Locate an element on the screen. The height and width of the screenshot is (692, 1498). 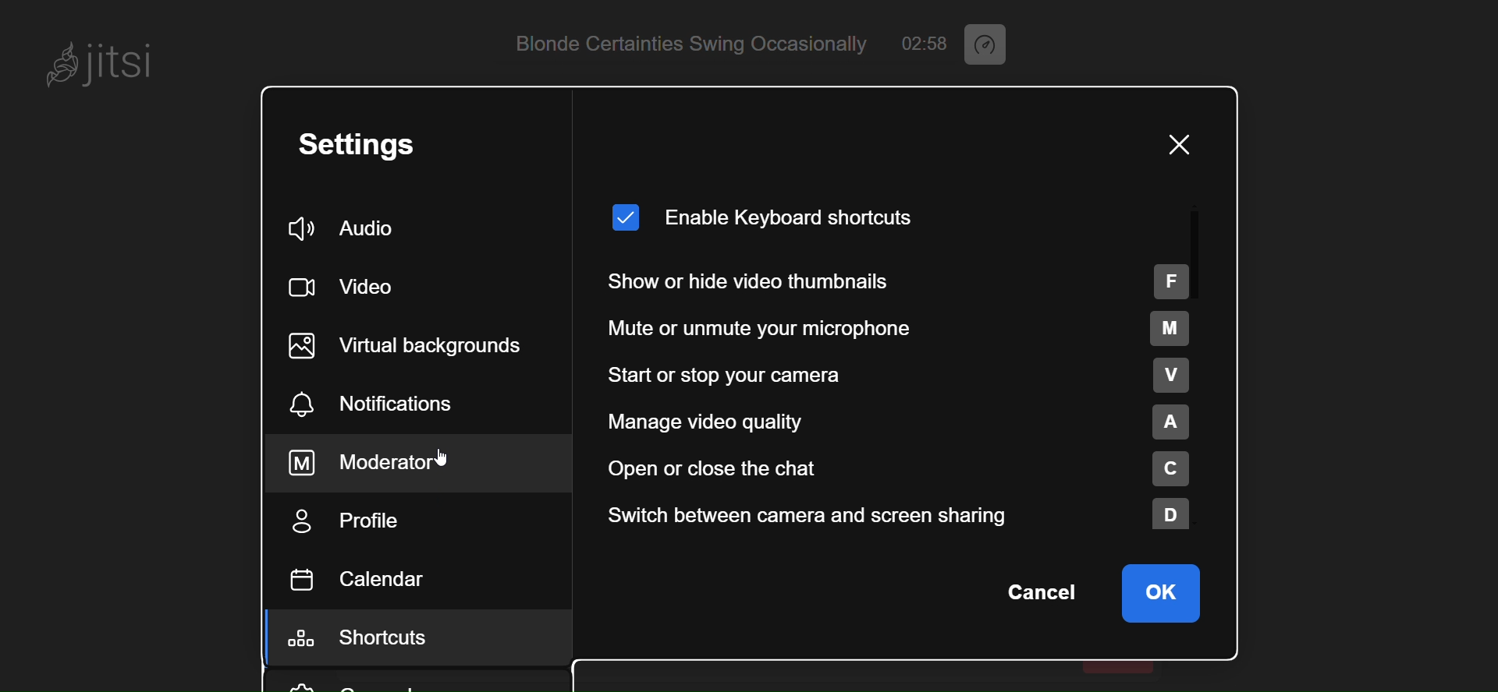
show or hide video thumbnail is located at coordinates (900, 280).